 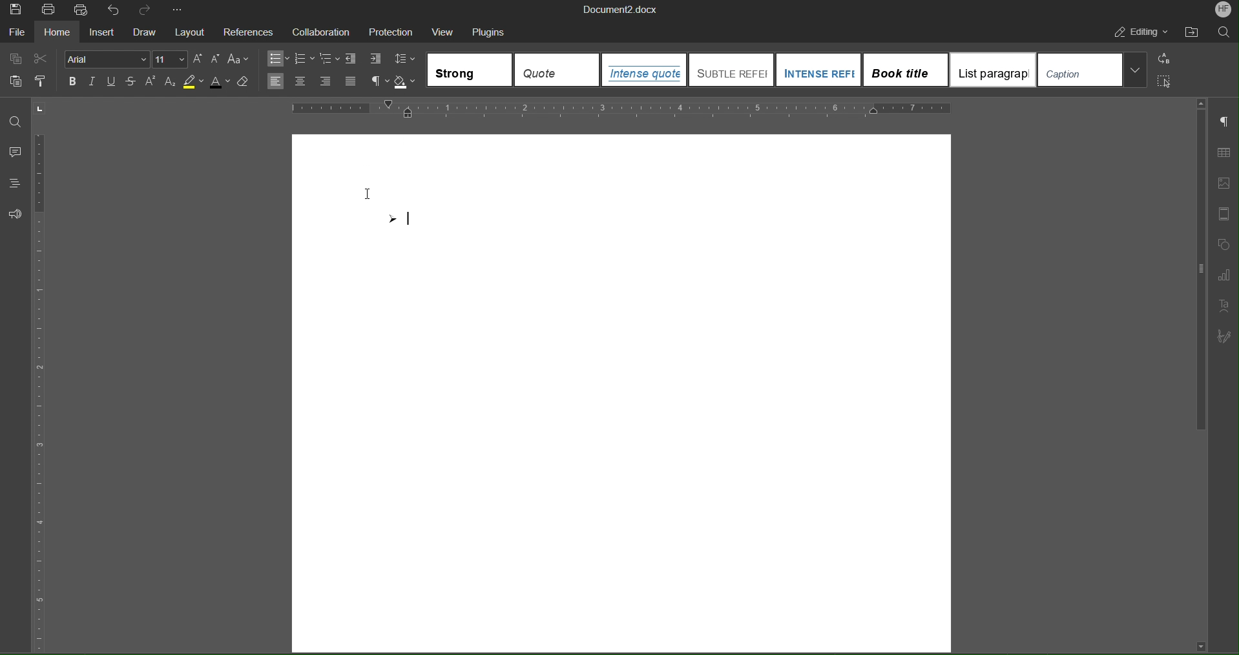 What do you see at coordinates (1141, 32) in the screenshot?
I see `Editing` at bounding box center [1141, 32].